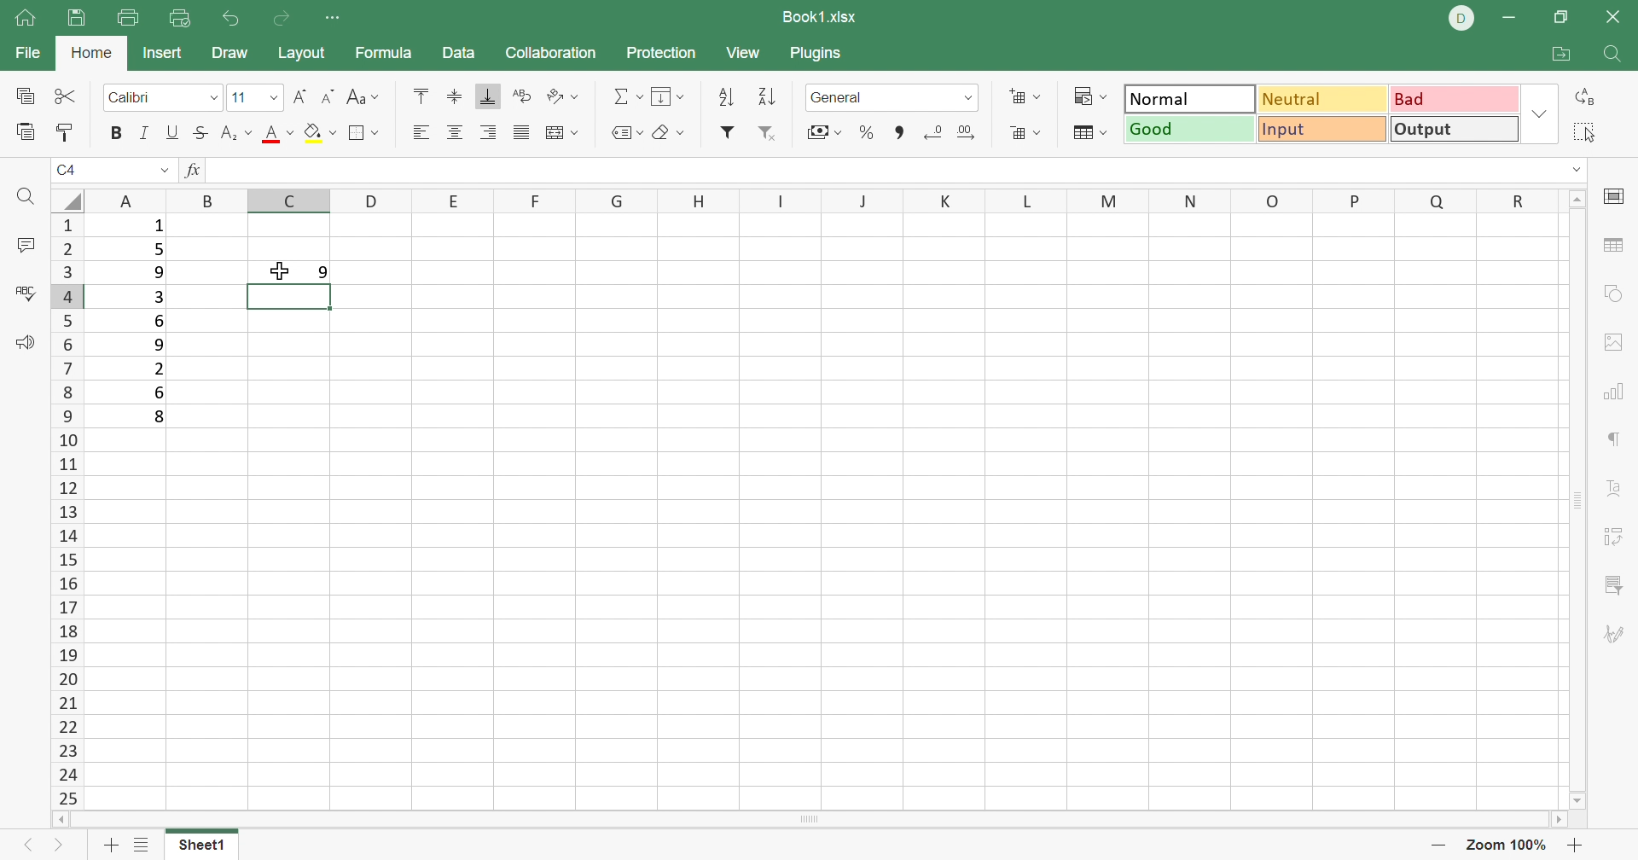  What do you see at coordinates (626, 96) in the screenshot?
I see `Summation` at bounding box center [626, 96].